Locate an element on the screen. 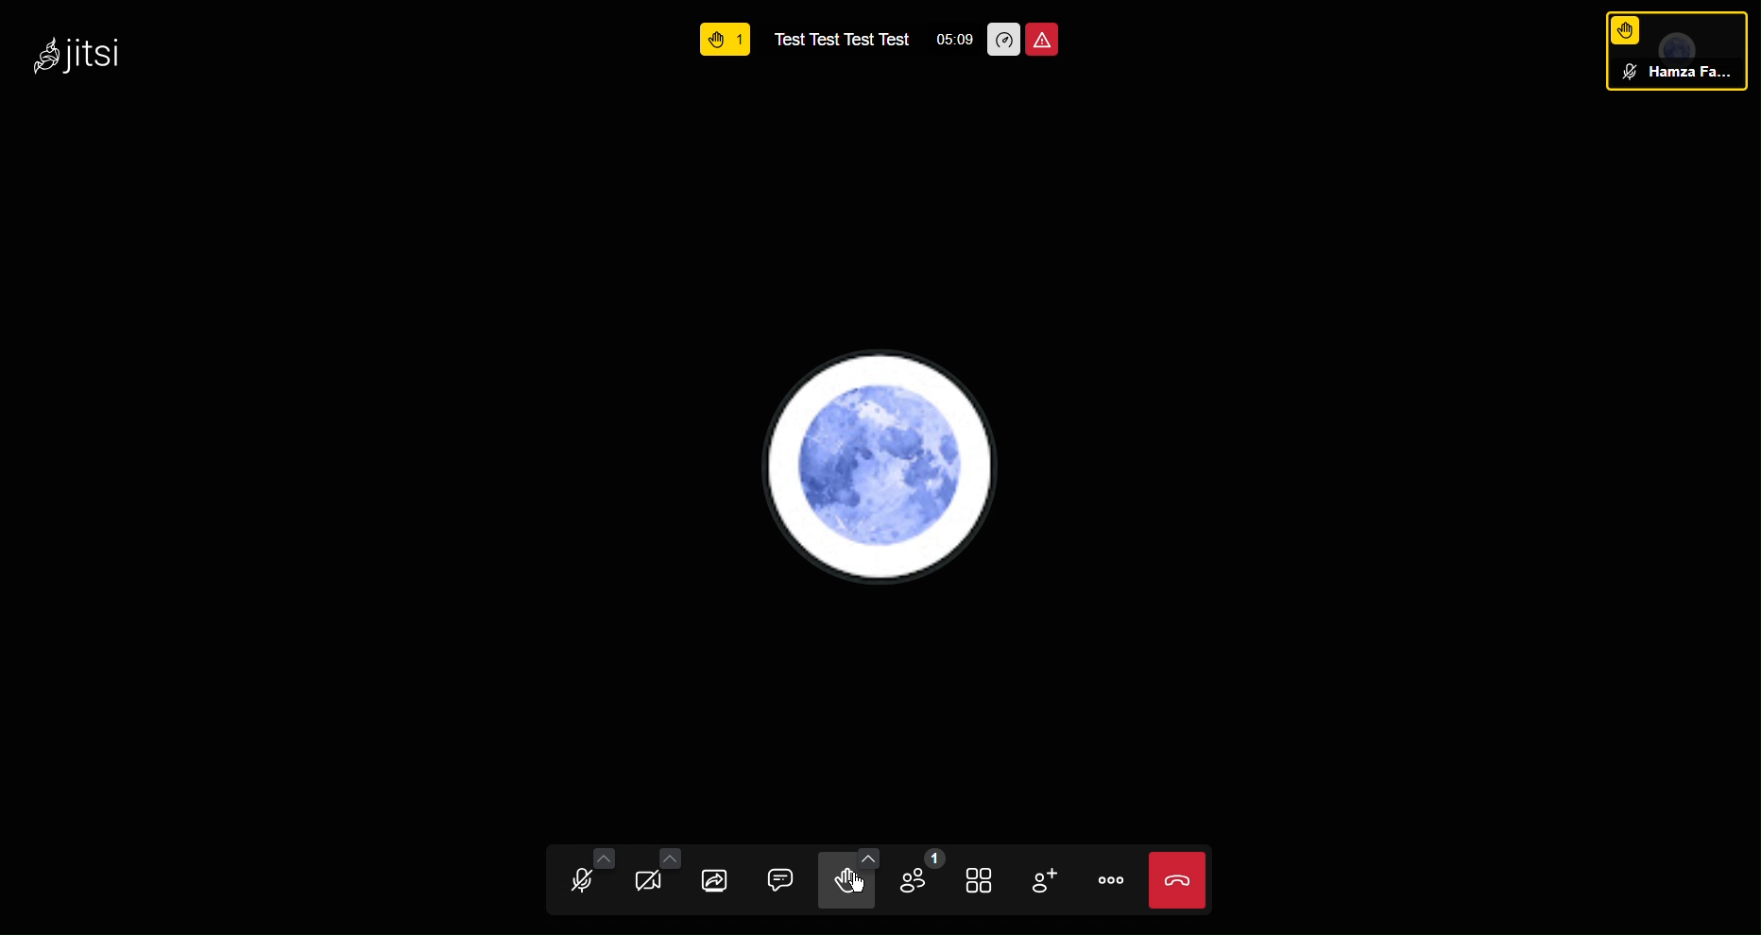 This screenshot has width=1761, height=935. Raised Hand is located at coordinates (725, 33).